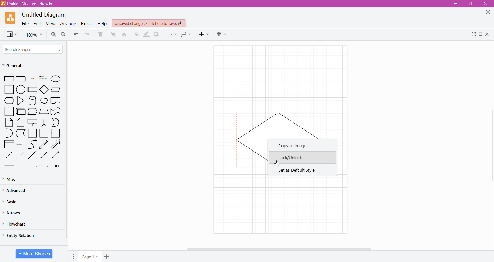 This screenshot has height=262, width=494. Describe the element at coordinates (87, 34) in the screenshot. I see `Redo` at that location.